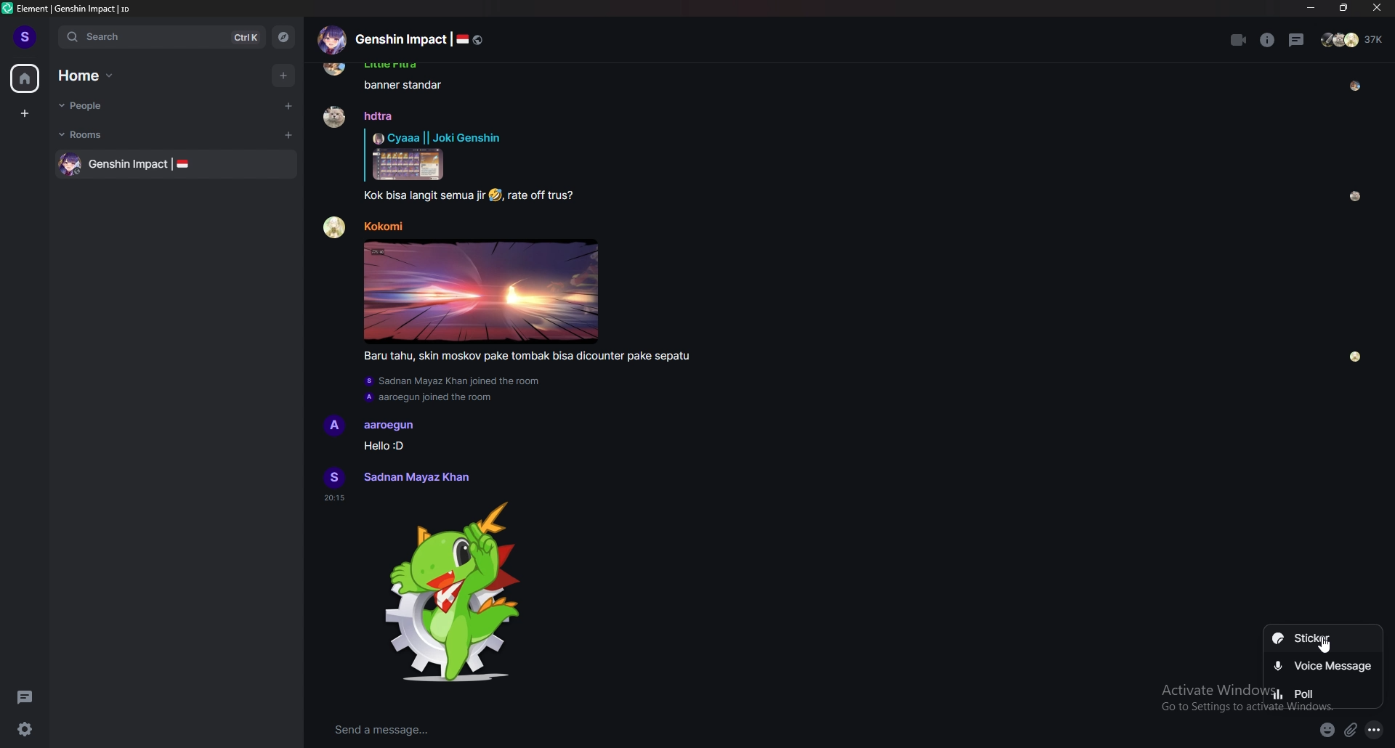  I want to click on Image sent by group participant, so click(481, 291).